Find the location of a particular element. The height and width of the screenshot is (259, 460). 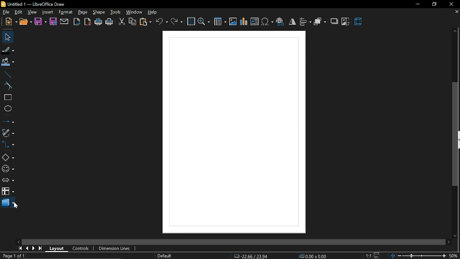

3d shapes is located at coordinates (8, 203).